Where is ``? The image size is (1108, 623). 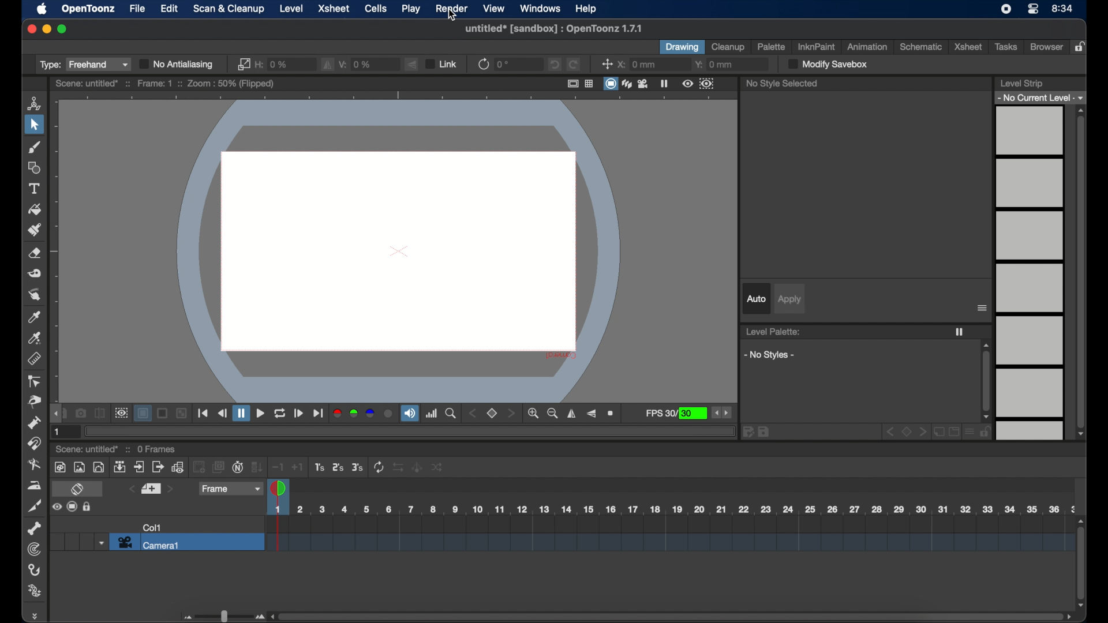
 is located at coordinates (358, 466).